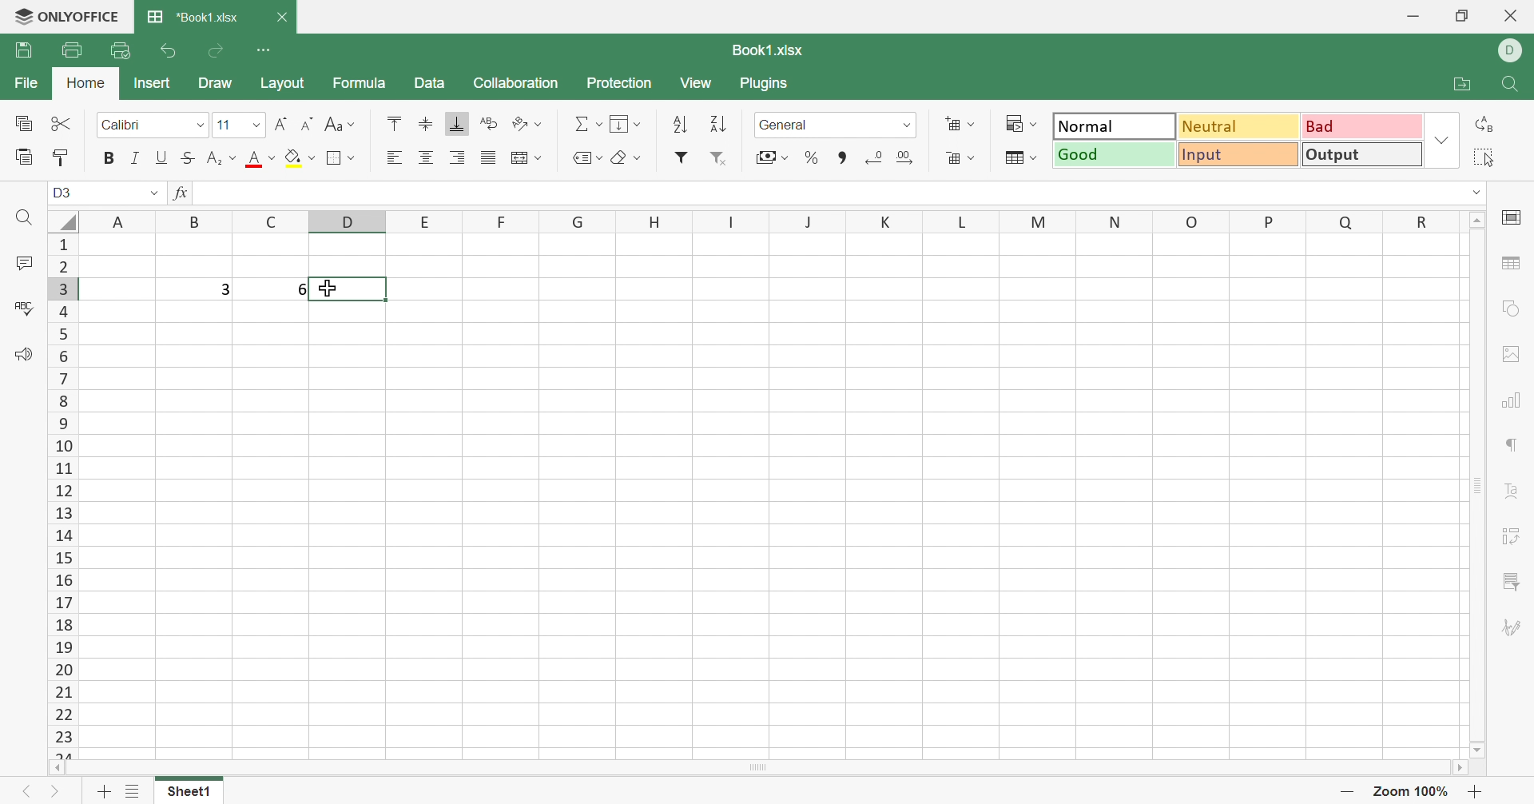  Describe the element at coordinates (1484, 157) in the screenshot. I see `Select all` at that location.